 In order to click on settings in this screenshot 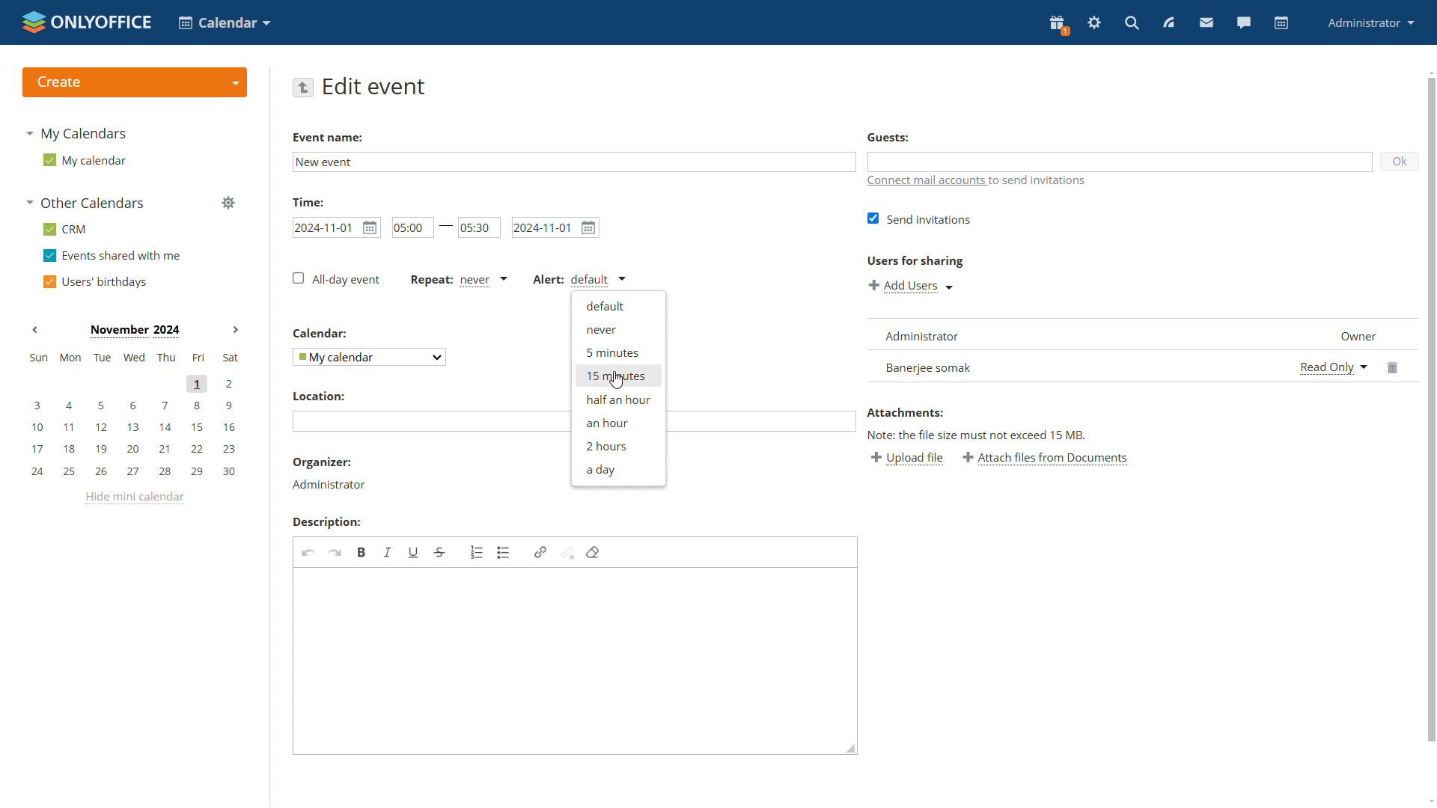, I will do `click(1093, 24)`.